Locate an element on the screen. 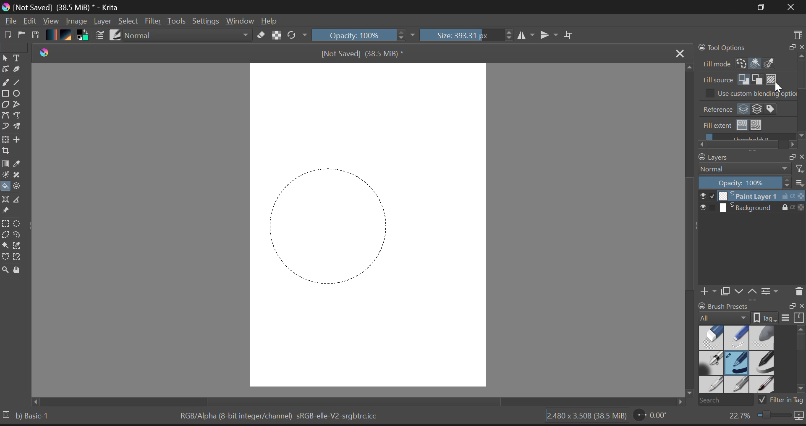  Tools Options Docker is located at coordinates (751, 55).